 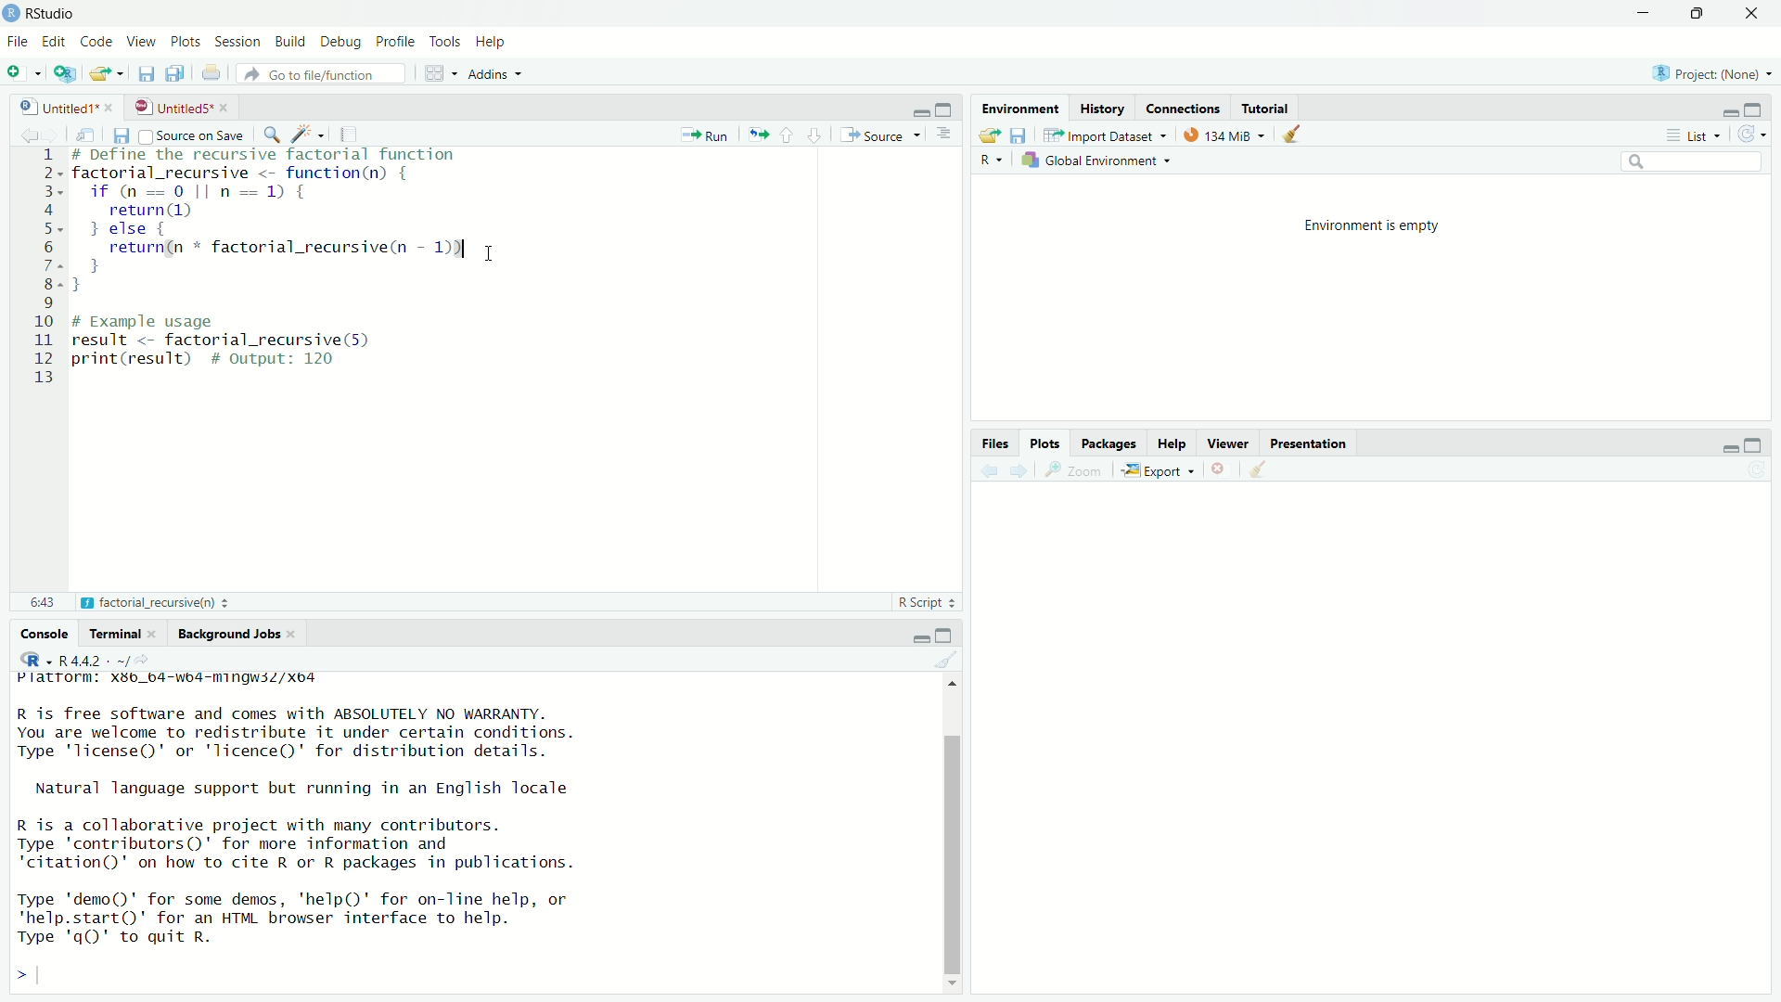 What do you see at coordinates (145, 658) in the screenshot?
I see `View the current working directory` at bounding box center [145, 658].